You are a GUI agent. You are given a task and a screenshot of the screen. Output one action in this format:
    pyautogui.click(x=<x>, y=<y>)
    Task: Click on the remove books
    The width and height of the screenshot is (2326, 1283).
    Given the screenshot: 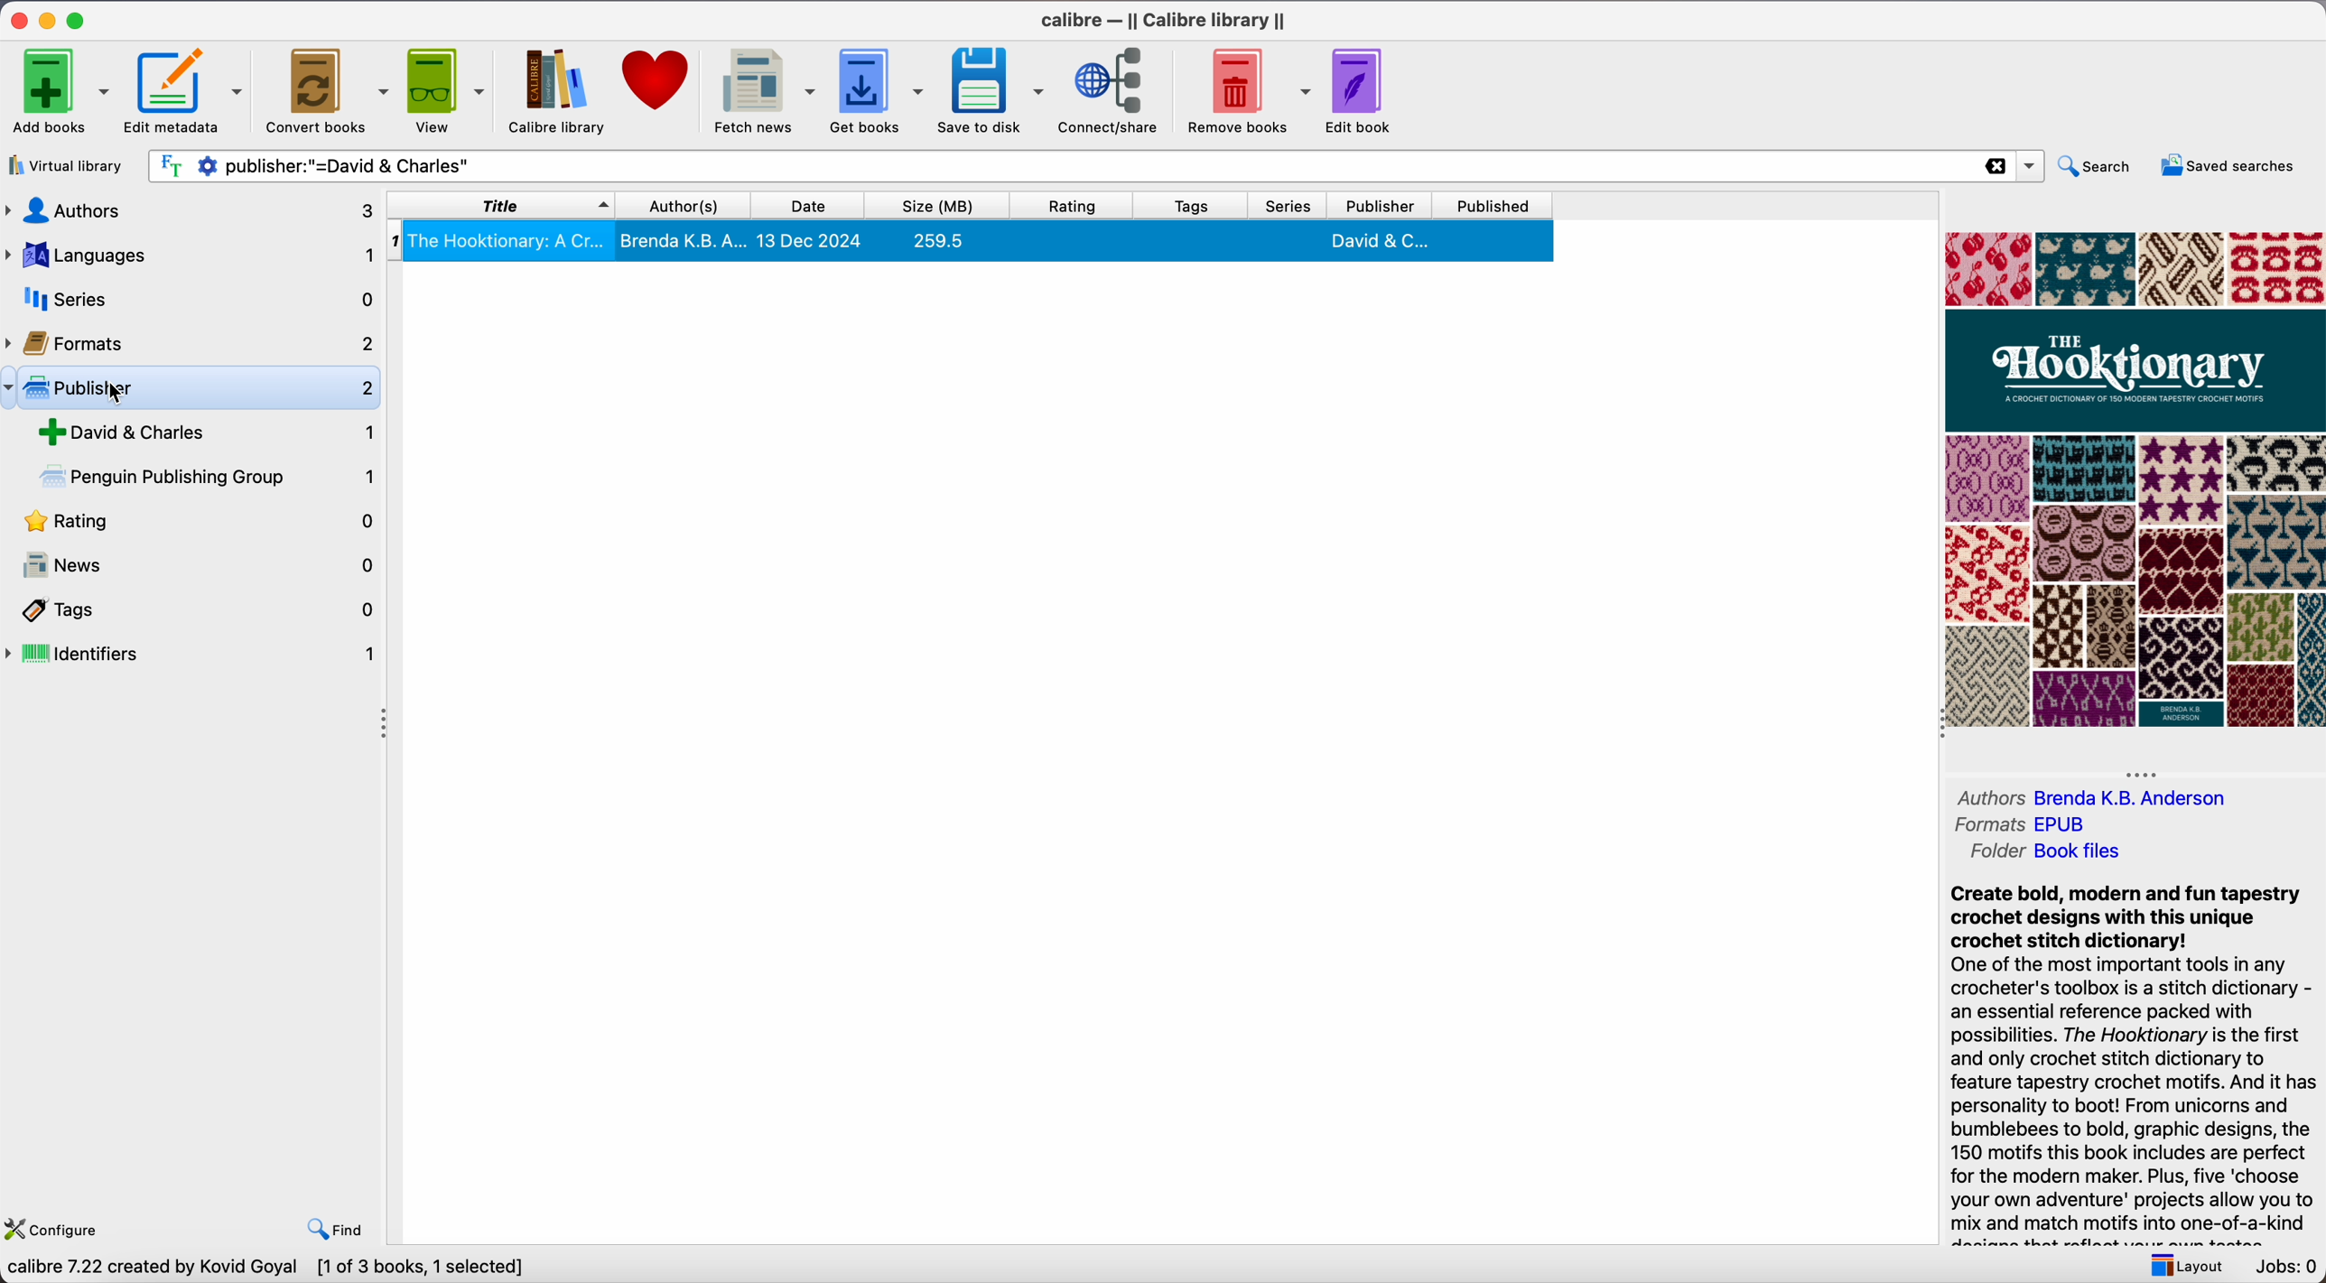 What is the action you would take?
    pyautogui.click(x=1250, y=90)
    